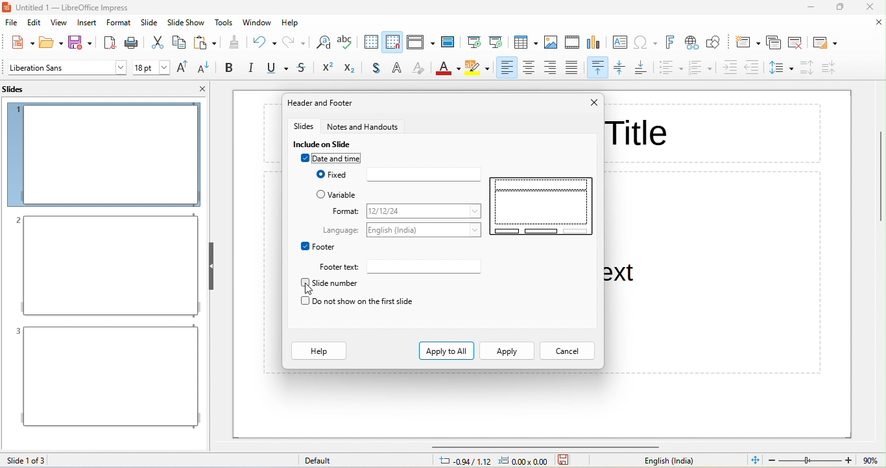  Describe the element at coordinates (553, 68) in the screenshot. I see `align right` at that location.